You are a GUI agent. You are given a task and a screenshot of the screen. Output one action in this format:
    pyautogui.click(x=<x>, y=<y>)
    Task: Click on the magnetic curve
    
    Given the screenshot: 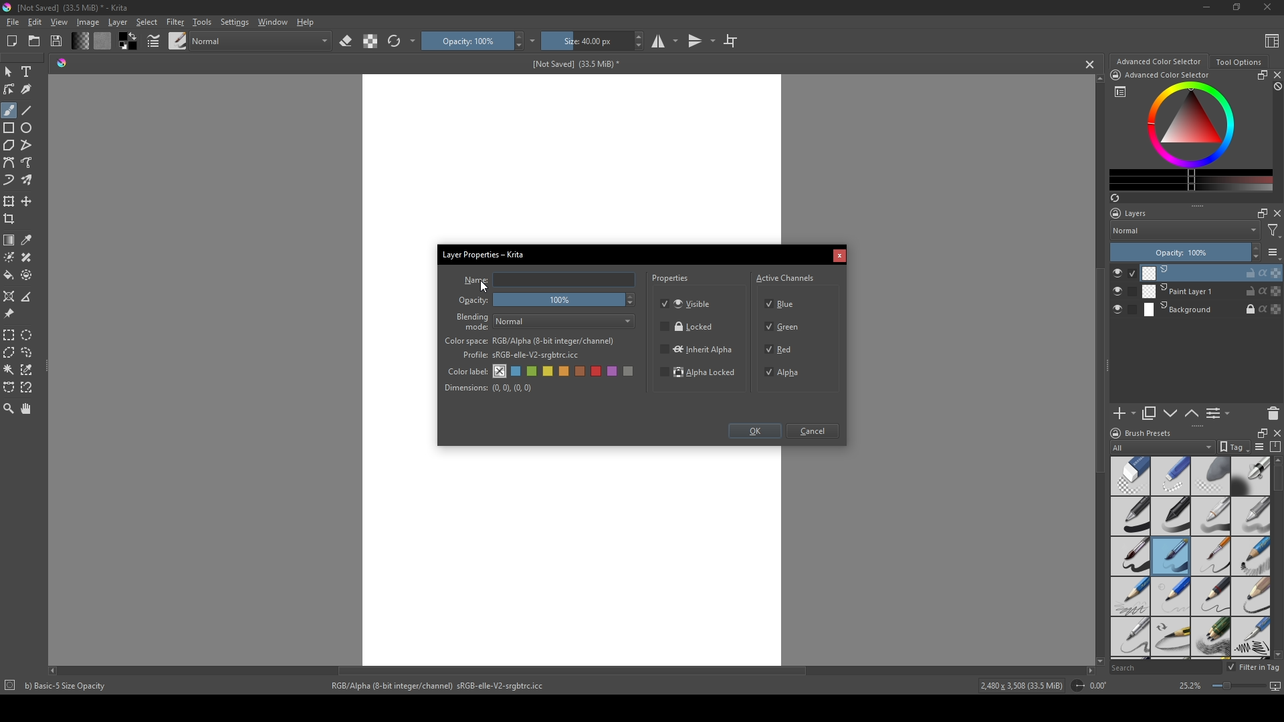 What is the action you would take?
    pyautogui.click(x=28, y=388)
    